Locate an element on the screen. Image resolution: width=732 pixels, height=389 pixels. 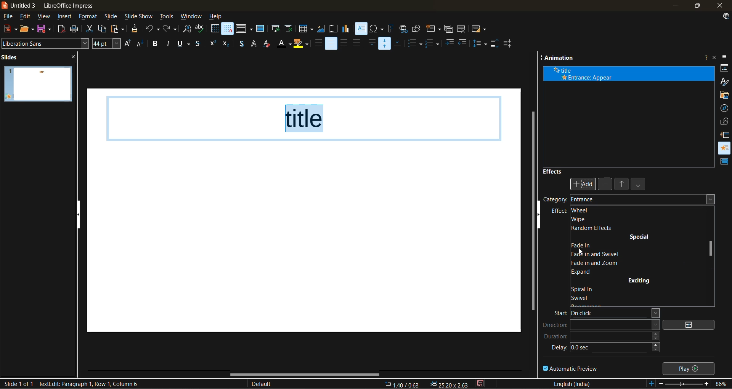
expand is located at coordinates (584, 271).